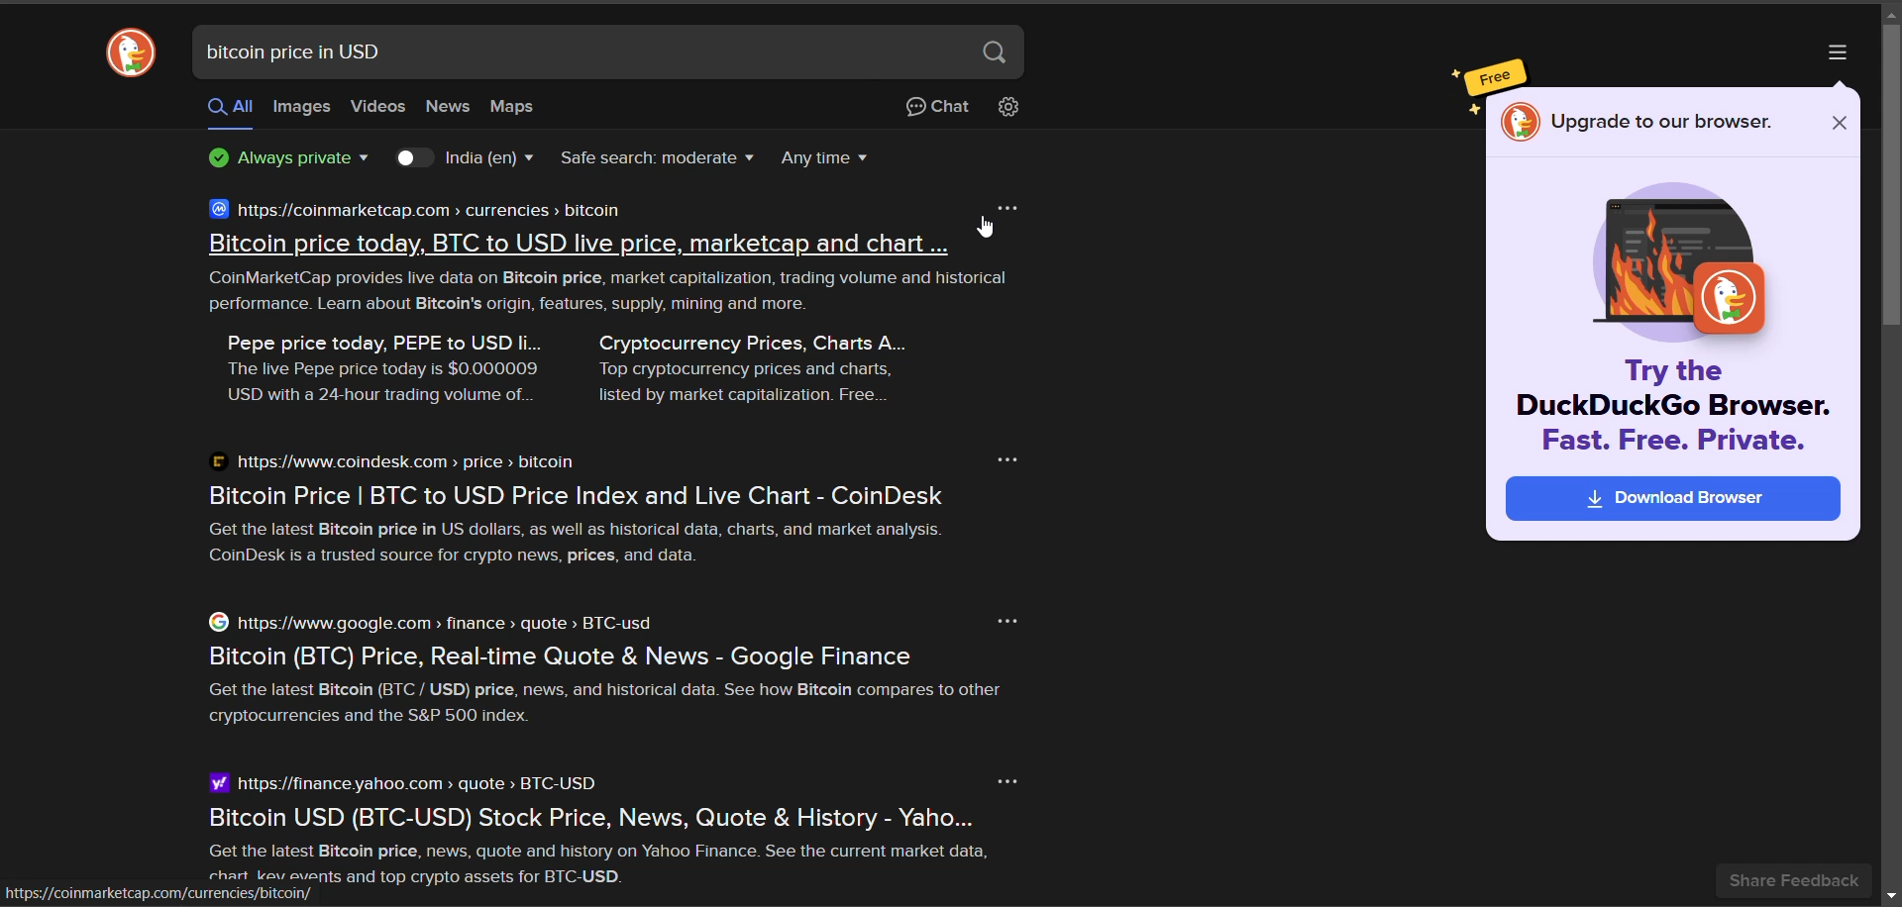 The height and width of the screenshot is (907, 1902). I want to click on more option, so click(1008, 458).